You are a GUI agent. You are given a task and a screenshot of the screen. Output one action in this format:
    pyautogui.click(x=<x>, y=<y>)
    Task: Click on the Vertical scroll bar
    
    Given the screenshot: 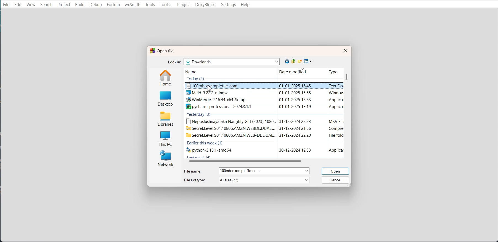 What is the action you would take?
    pyautogui.click(x=347, y=113)
    